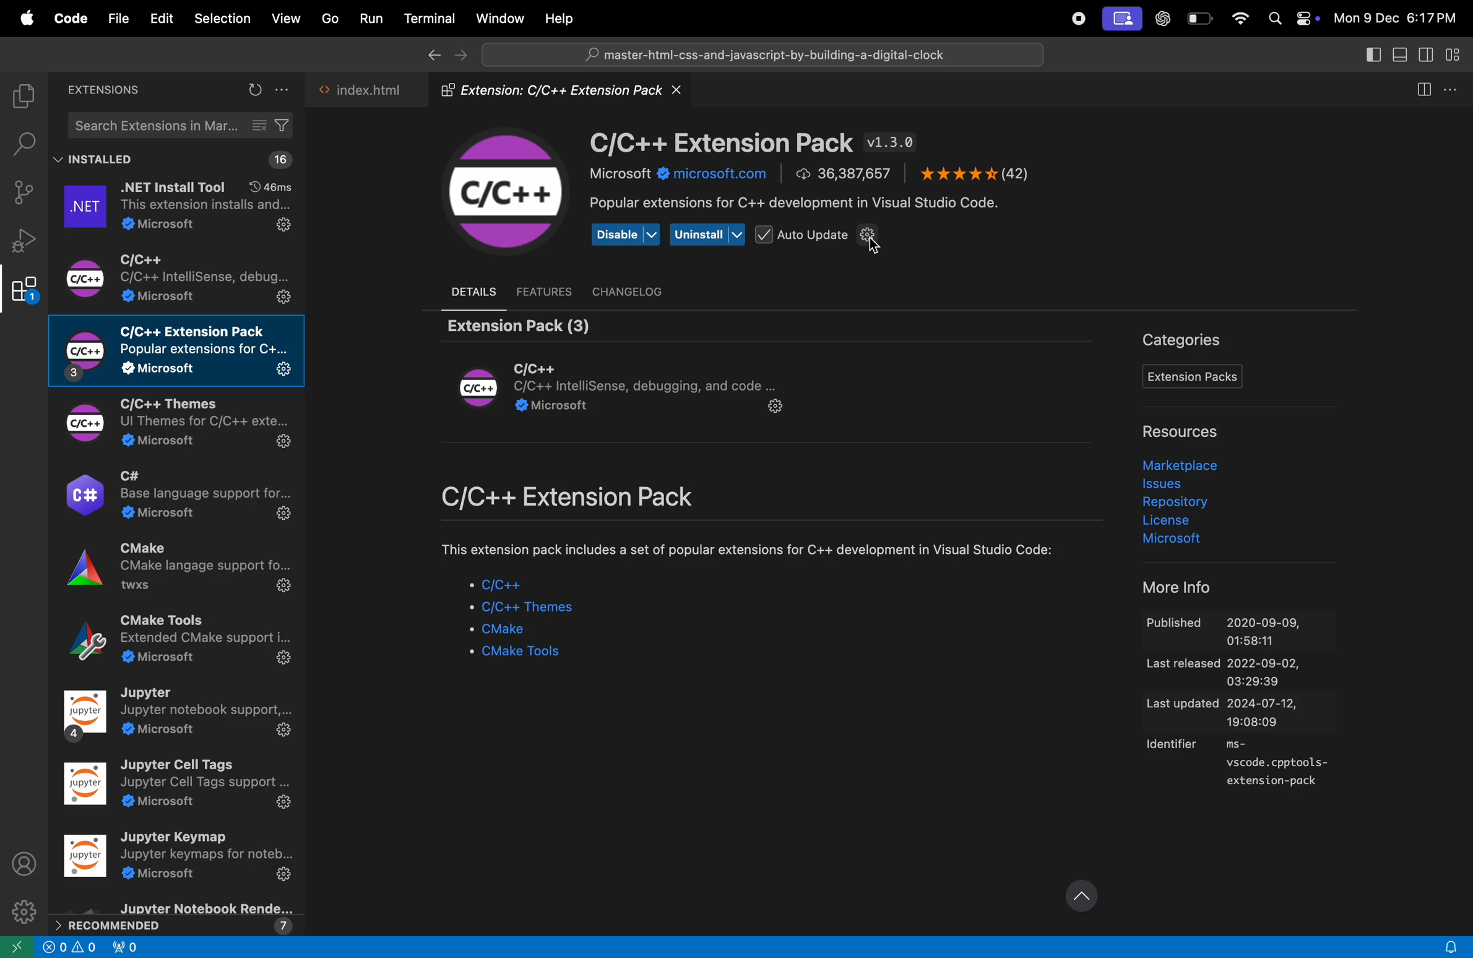 The width and height of the screenshot is (1473, 958). Describe the element at coordinates (707, 235) in the screenshot. I see `uninstall` at that location.